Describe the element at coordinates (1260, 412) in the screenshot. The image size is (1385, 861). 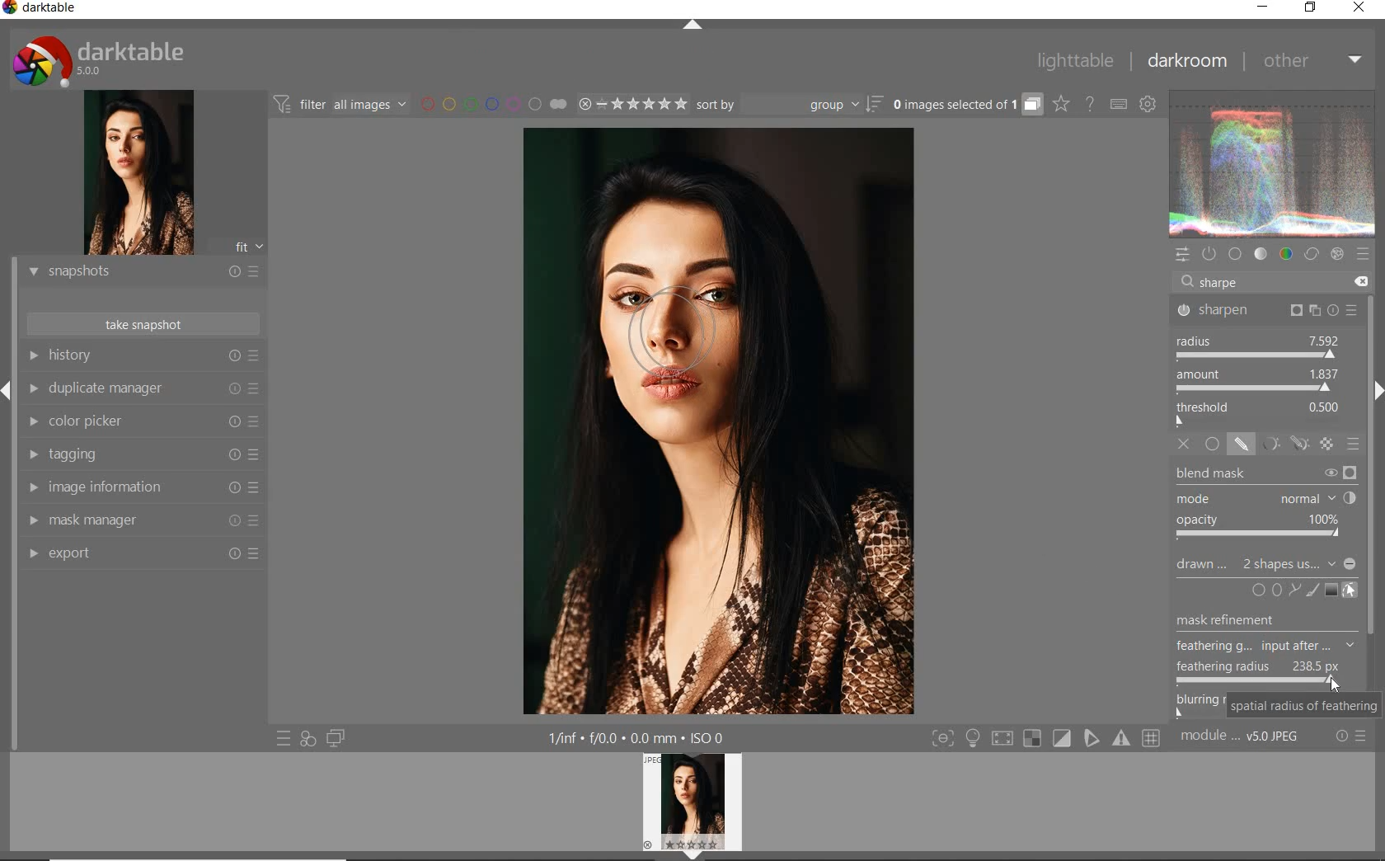
I see `THRESHOLD` at that location.